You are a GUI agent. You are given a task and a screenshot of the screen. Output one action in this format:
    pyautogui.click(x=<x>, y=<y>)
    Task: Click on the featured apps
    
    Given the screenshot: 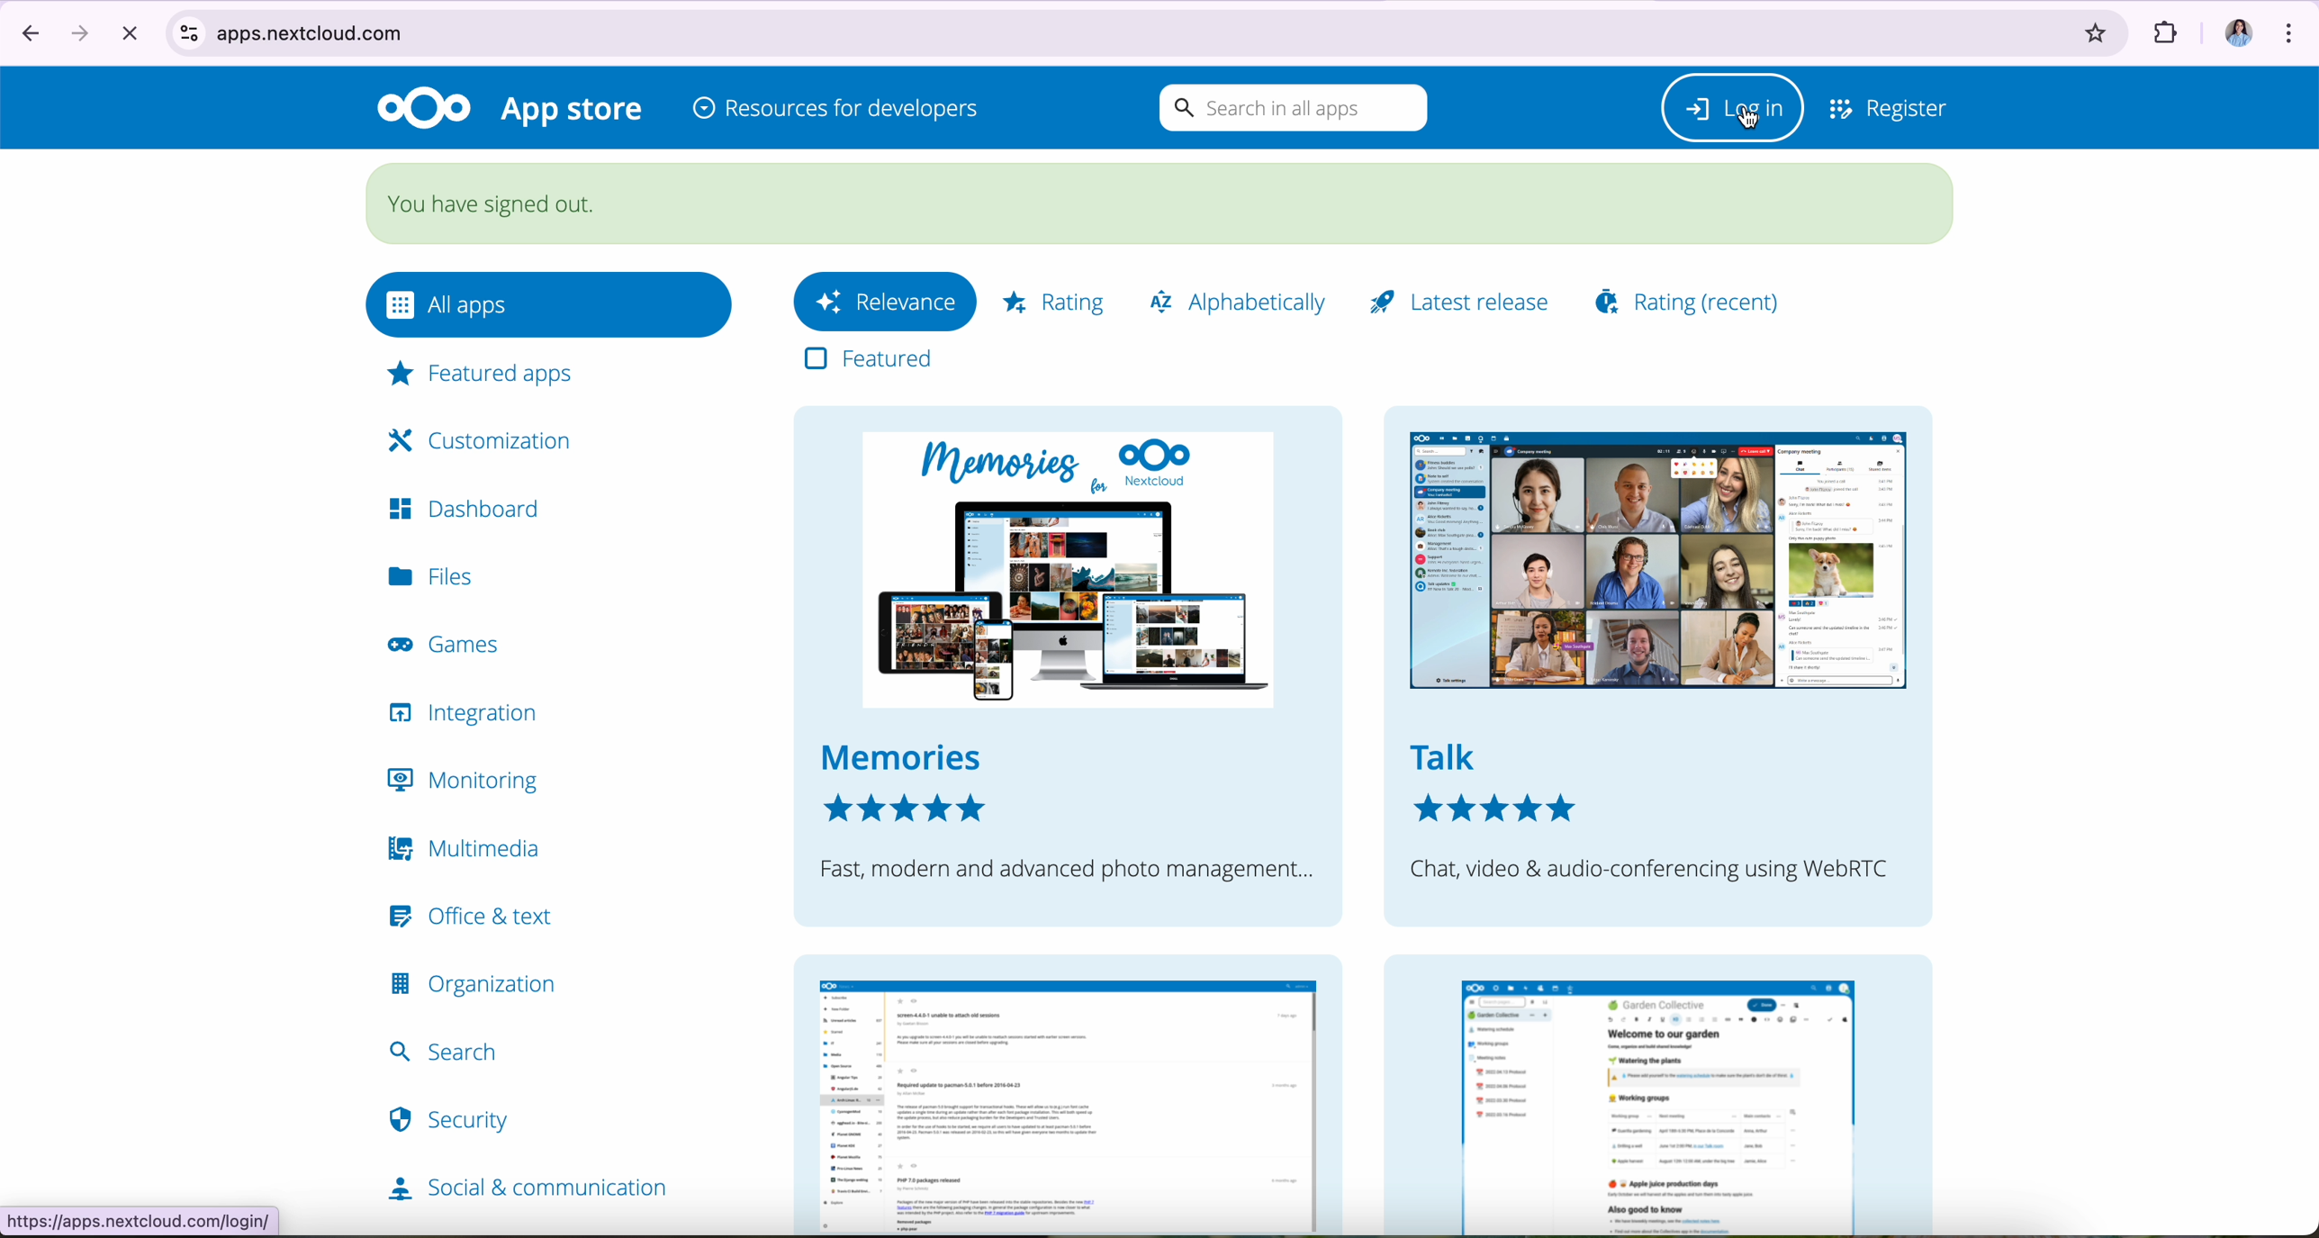 What is the action you would take?
    pyautogui.click(x=500, y=376)
    